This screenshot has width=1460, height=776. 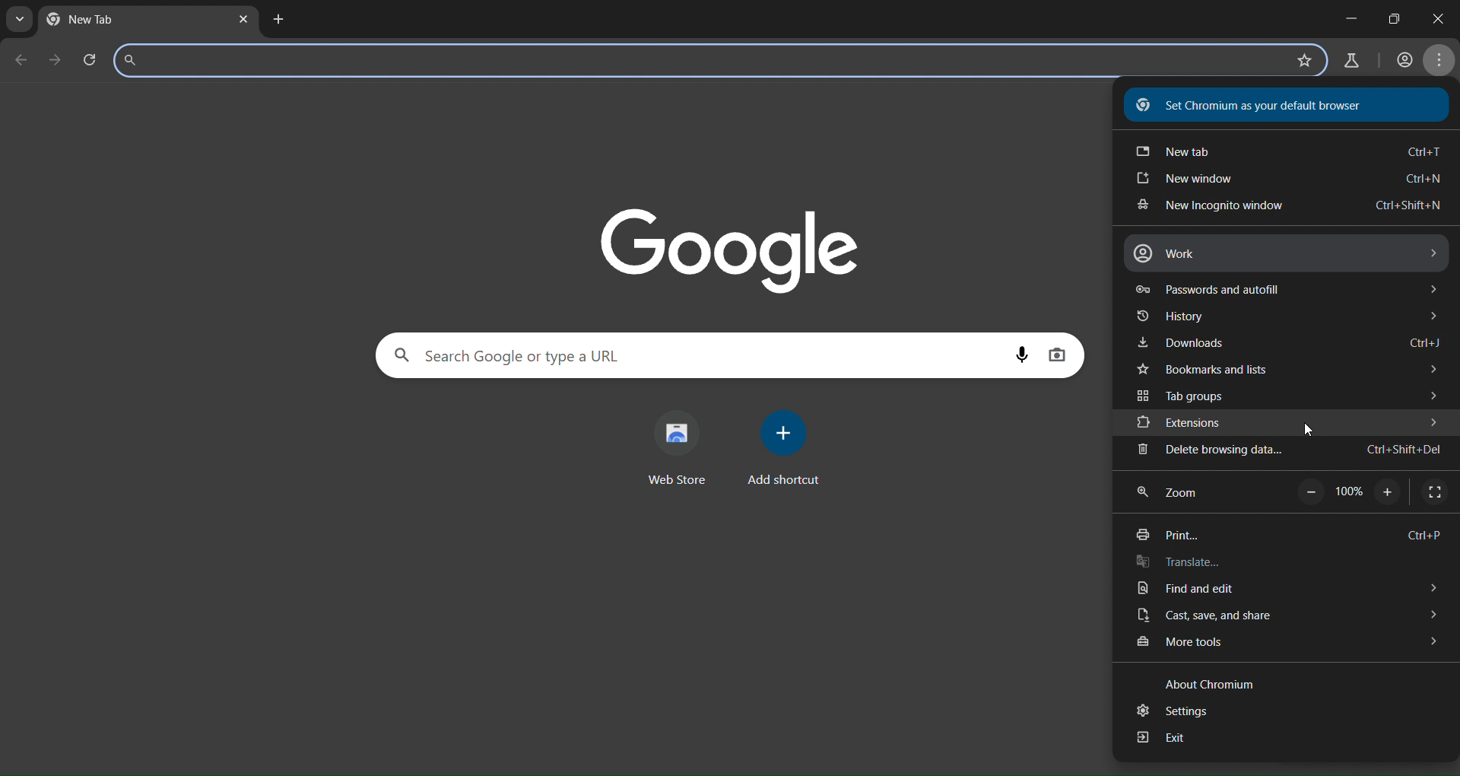 What do you see at coordinates (1176, 710) in the screenshot?
I see `settings` at bounding box center [1176, 710].